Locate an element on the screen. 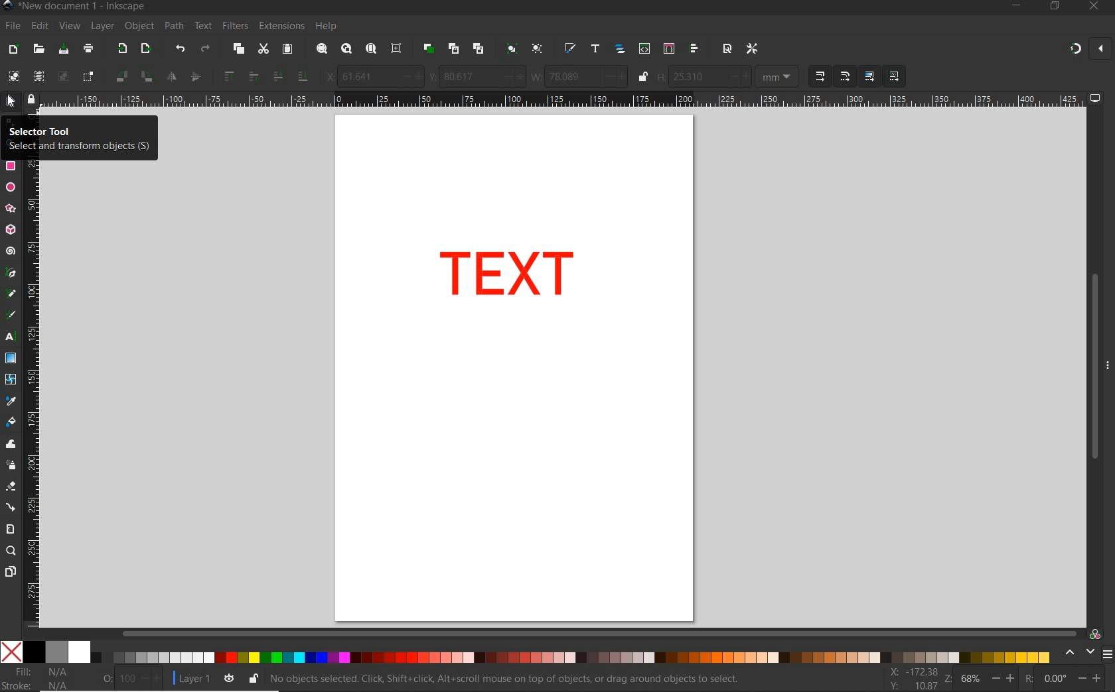  deselect is located at coordinates (62, 77).